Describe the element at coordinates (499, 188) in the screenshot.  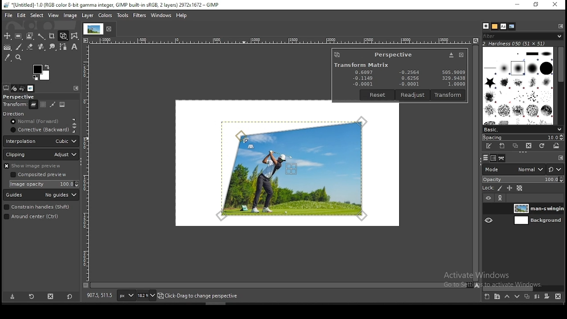
I see `lock pixels` at that location.